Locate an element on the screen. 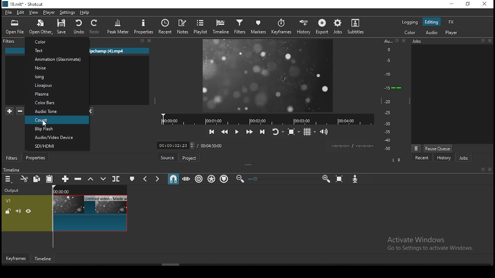  previous marker is located at coordinates (146, 178).